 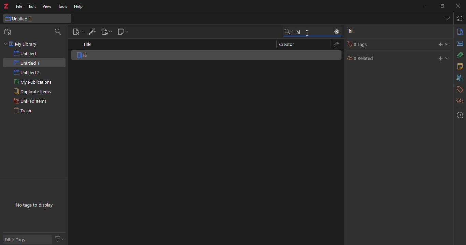 What do you see at coordinates (437, 59) in the screenshot?
I see `add` at bounding box center [437, 59].